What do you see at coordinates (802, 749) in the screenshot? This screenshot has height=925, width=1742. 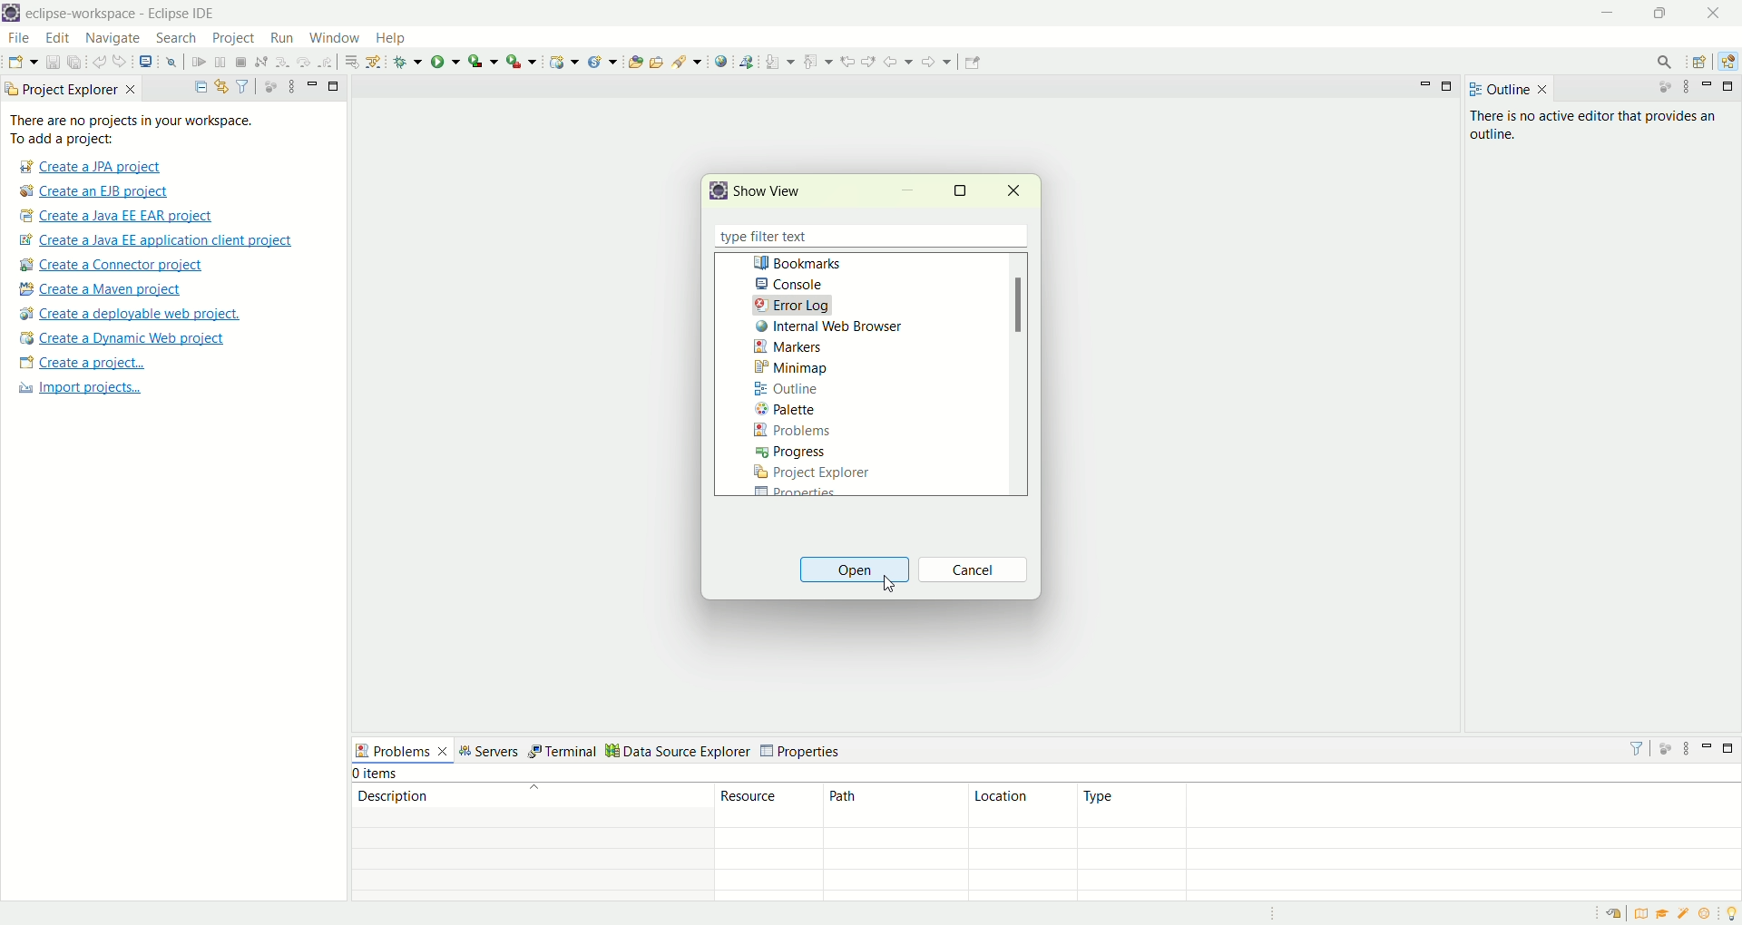 I see `properties` at bounding box center [802, 749].